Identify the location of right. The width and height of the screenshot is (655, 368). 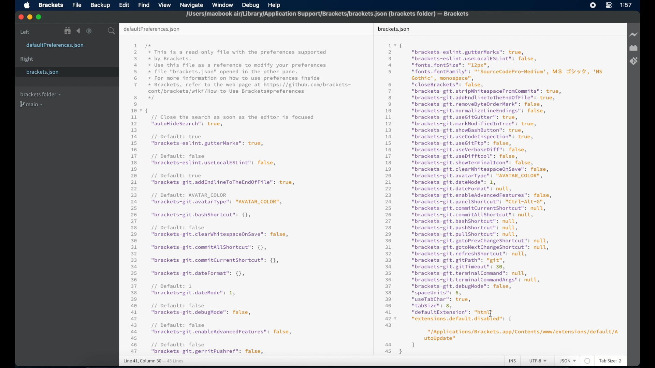
(27, 59).